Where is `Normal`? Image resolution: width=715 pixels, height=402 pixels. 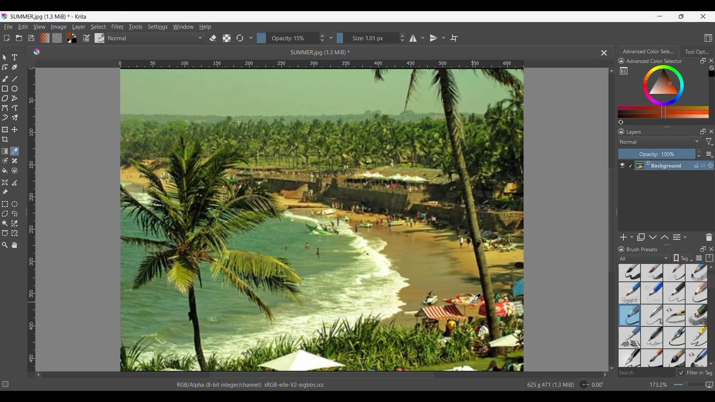 Normal is located at coordinates (660, 141).